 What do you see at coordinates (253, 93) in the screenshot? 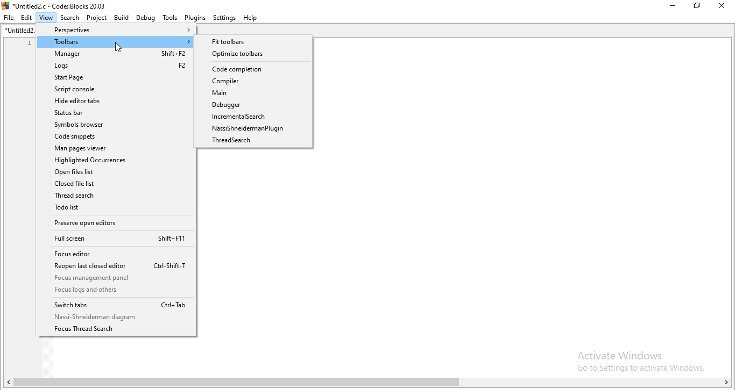
I see `Main` at bounding box center [253, 93].